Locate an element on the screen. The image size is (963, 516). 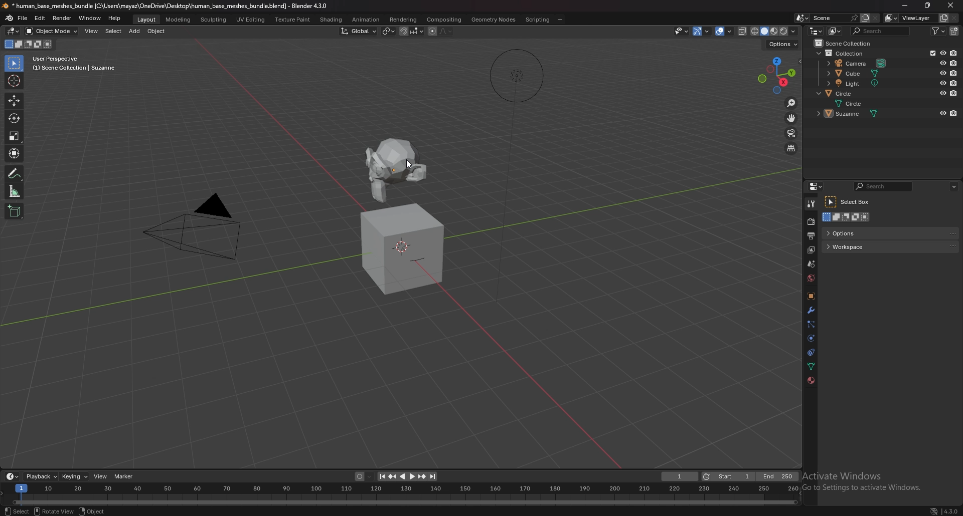
view is located at coordinates (93, 31).